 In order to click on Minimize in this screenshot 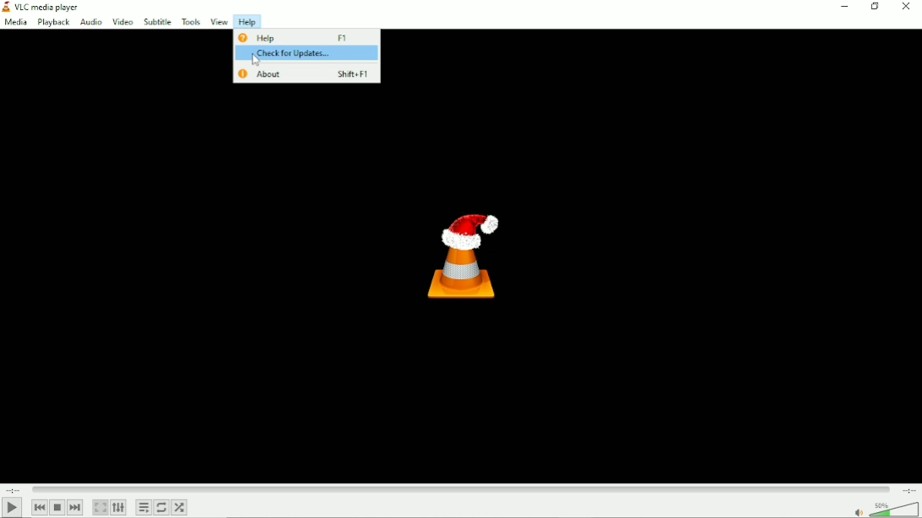, I will do `click(844, 7)`.